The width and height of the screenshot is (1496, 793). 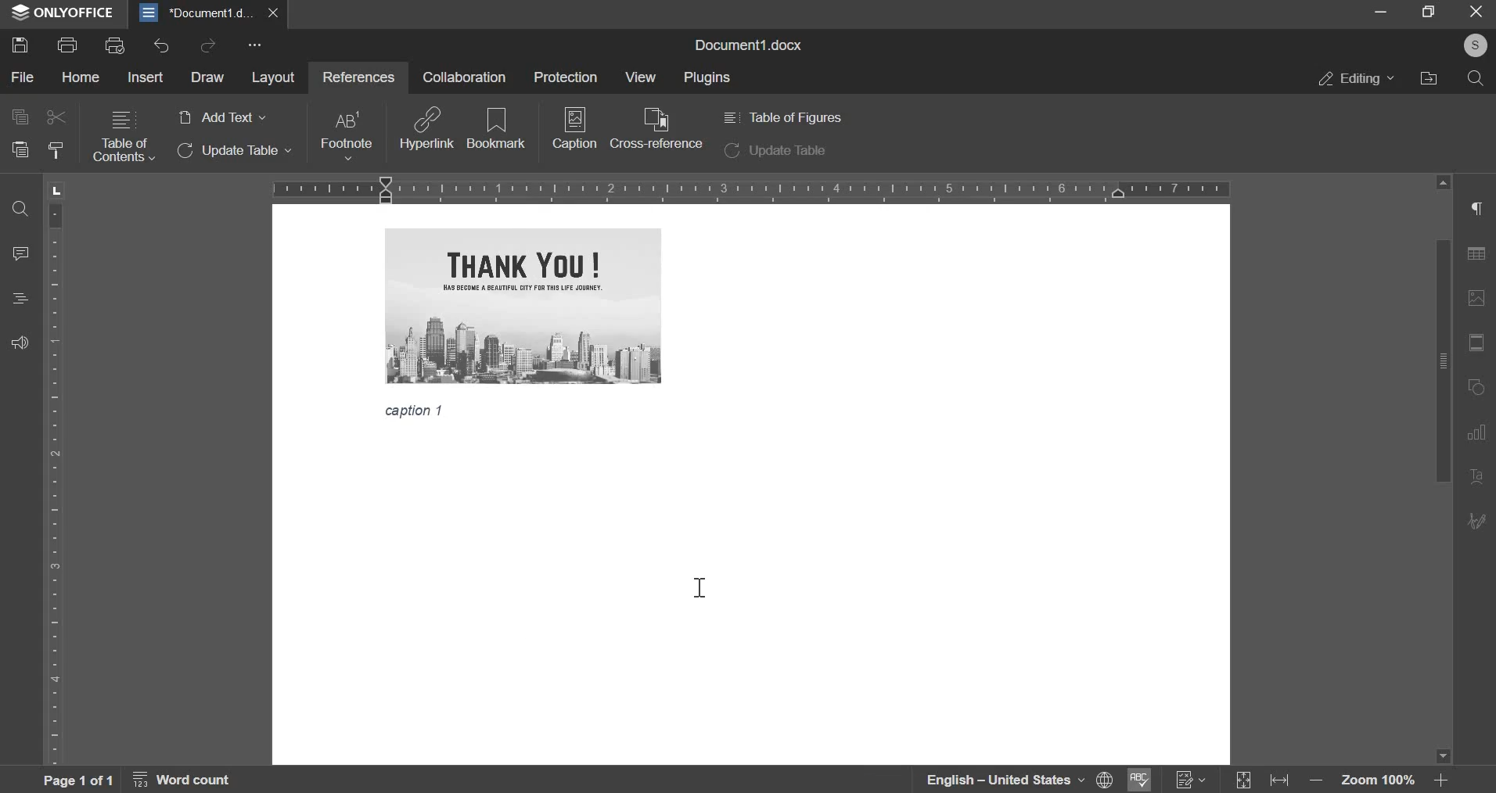 What do you see at coordinates (56, 151) in the screenshot?
I see `clear style` at bounding box center [56, 151].